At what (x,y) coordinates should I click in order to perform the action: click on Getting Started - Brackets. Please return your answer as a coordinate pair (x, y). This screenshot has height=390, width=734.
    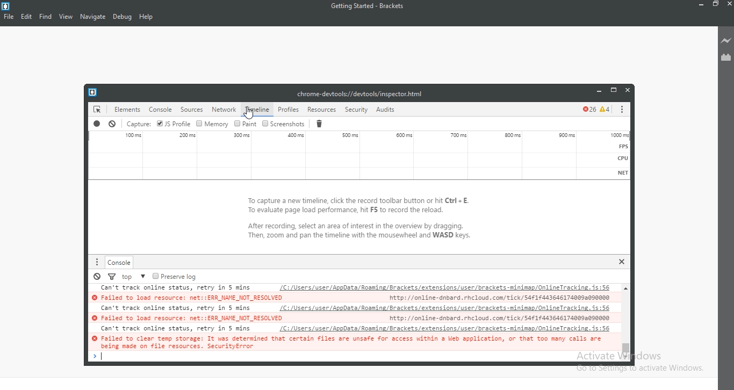
    Looking at the image, I should click on (369, 6).